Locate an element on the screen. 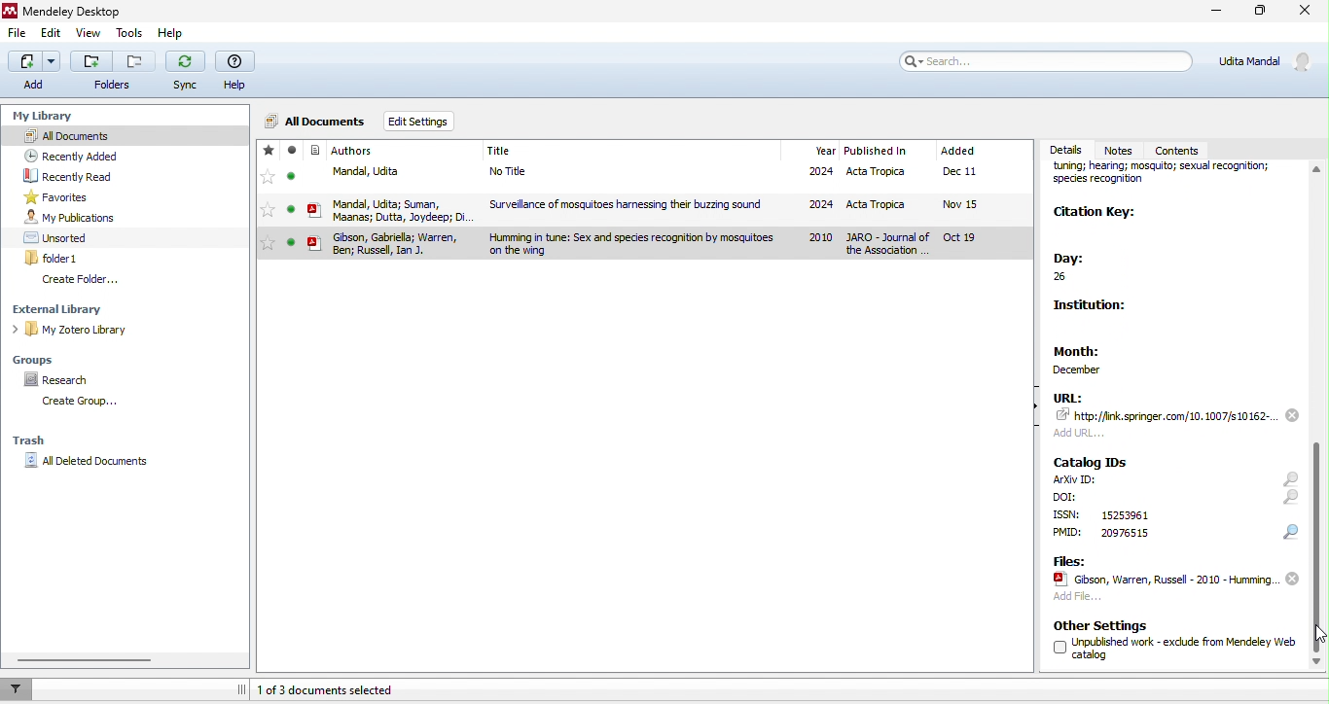 The image size is (1329, 704).  is located at coordinates (113, 70).